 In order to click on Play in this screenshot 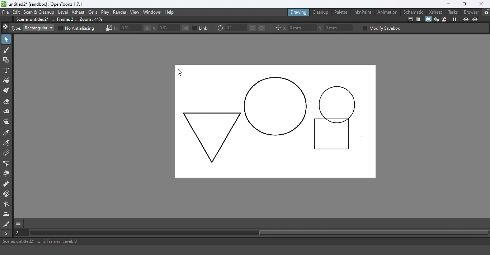, I will do `click(105, 12)`.